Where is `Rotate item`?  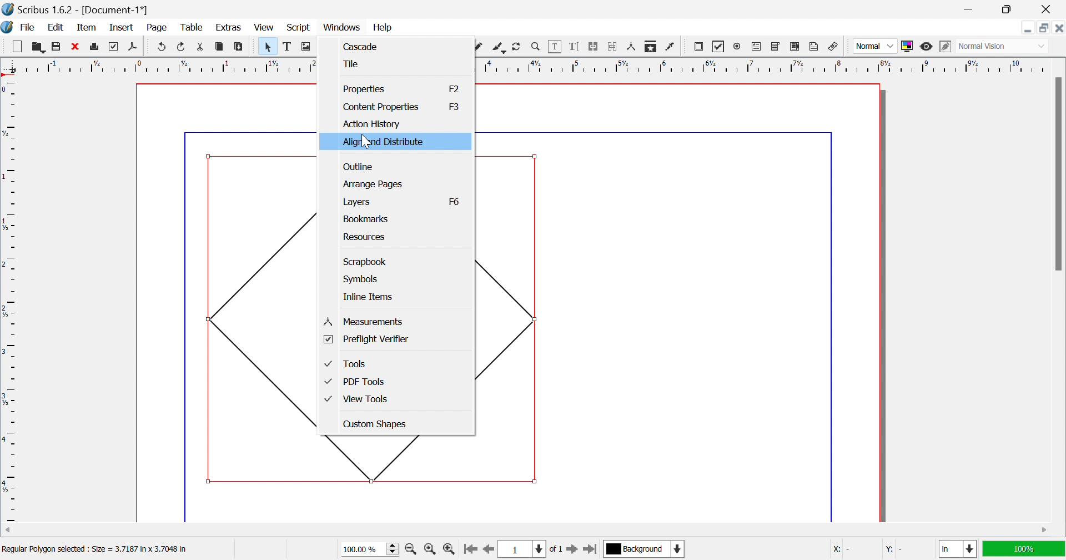 Rotate item is located at coordinates (516, 47).